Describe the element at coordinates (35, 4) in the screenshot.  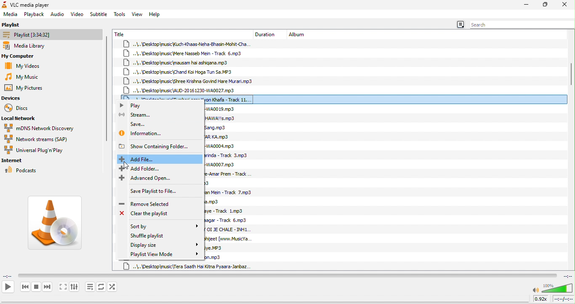
I see `VLC media player` at that location.